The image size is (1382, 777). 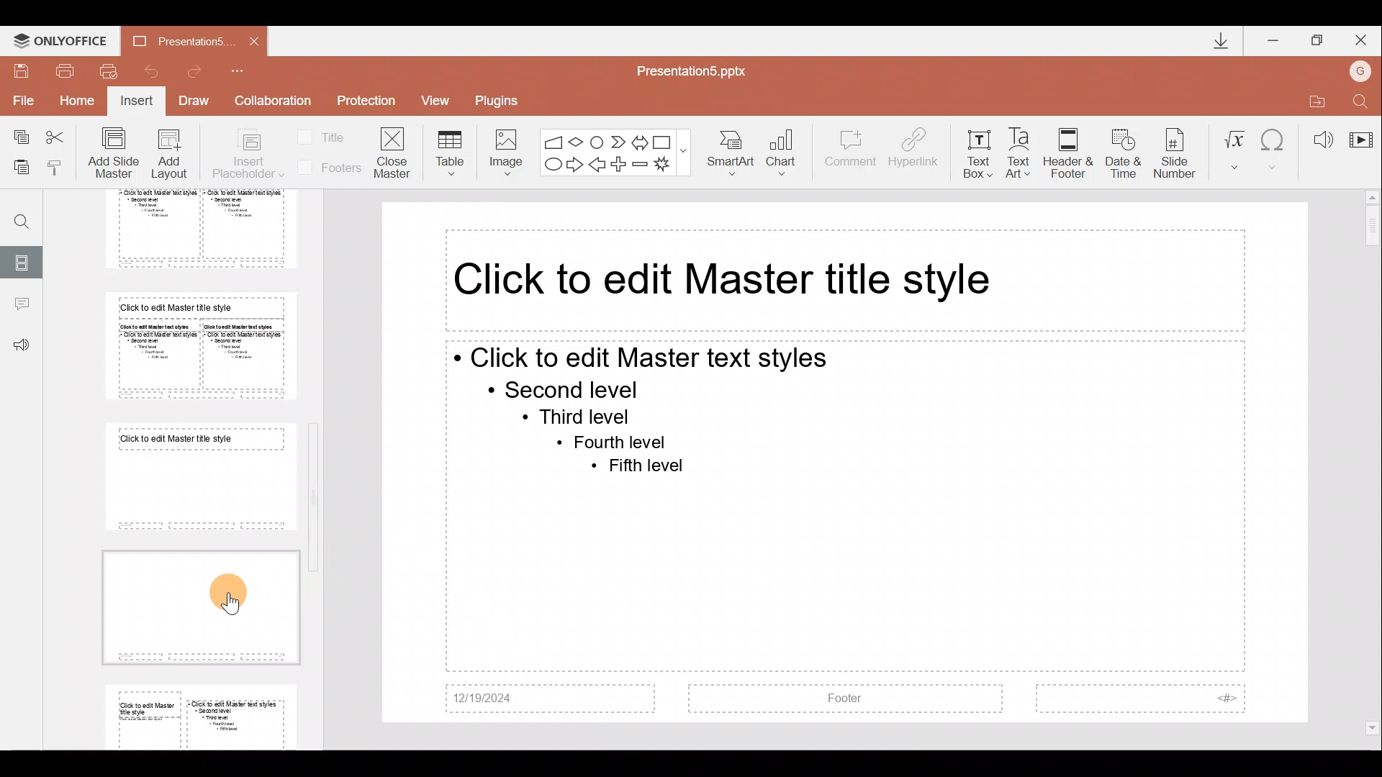 What do you see at coordinates (733, 154) in the screenshot?
I see `SmartArt` at bounding box center [733, 154].